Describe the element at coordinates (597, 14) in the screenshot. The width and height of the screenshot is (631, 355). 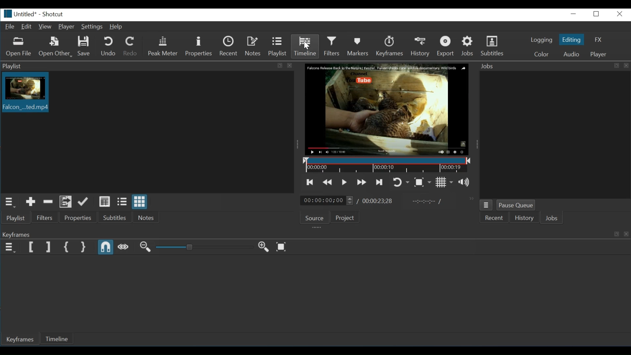
I see `Restore` at that location.